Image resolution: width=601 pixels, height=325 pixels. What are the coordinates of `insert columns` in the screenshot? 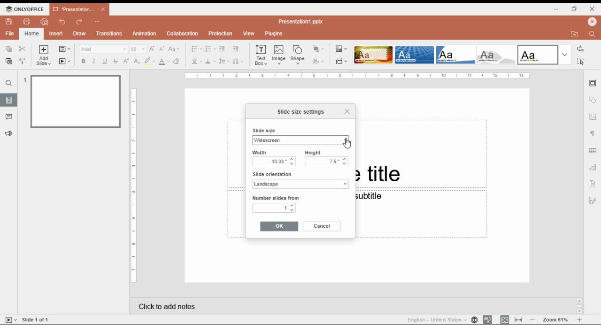 It's located at (238, 62).